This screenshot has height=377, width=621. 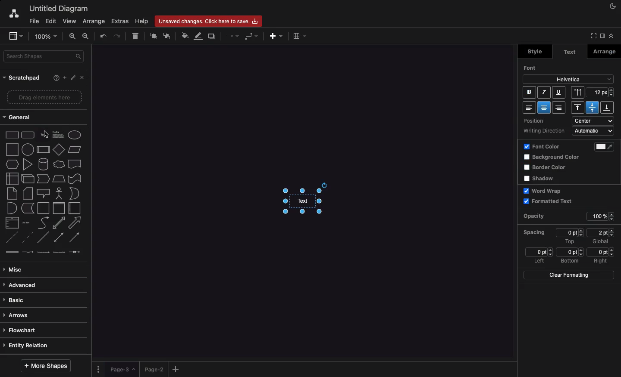 I want to click on connector with 3 labels, so click(x=59, y=252).